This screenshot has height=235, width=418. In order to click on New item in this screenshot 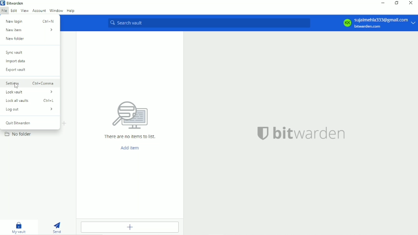, I will do `click(29, 30)`.